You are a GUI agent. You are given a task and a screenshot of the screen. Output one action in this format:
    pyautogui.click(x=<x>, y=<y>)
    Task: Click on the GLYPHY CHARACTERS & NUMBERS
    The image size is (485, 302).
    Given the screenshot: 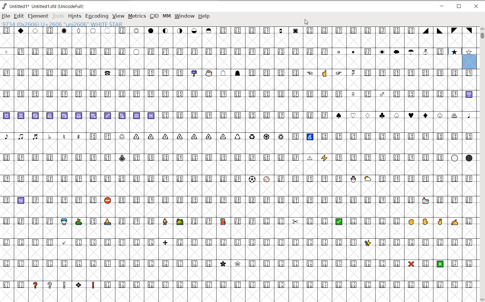 What is the action you would take?
    pyautogui.click(x=331, y=238)
    